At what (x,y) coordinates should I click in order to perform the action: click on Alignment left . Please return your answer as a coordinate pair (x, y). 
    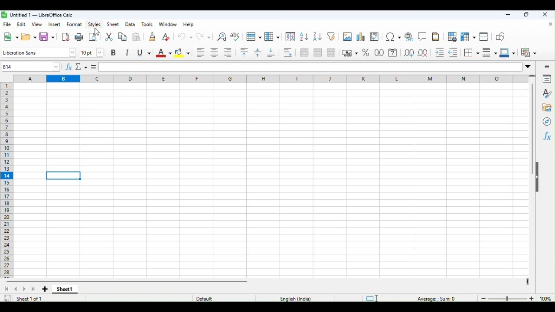
    Looking at the image, I should click on (199, 53).